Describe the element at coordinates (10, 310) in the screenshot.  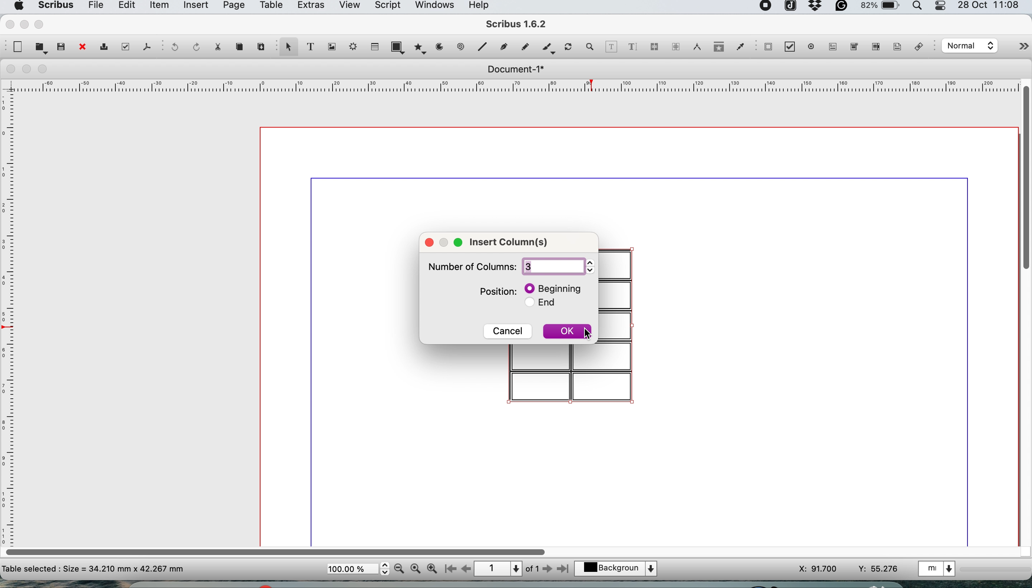
I see `vertical scale` at that location.